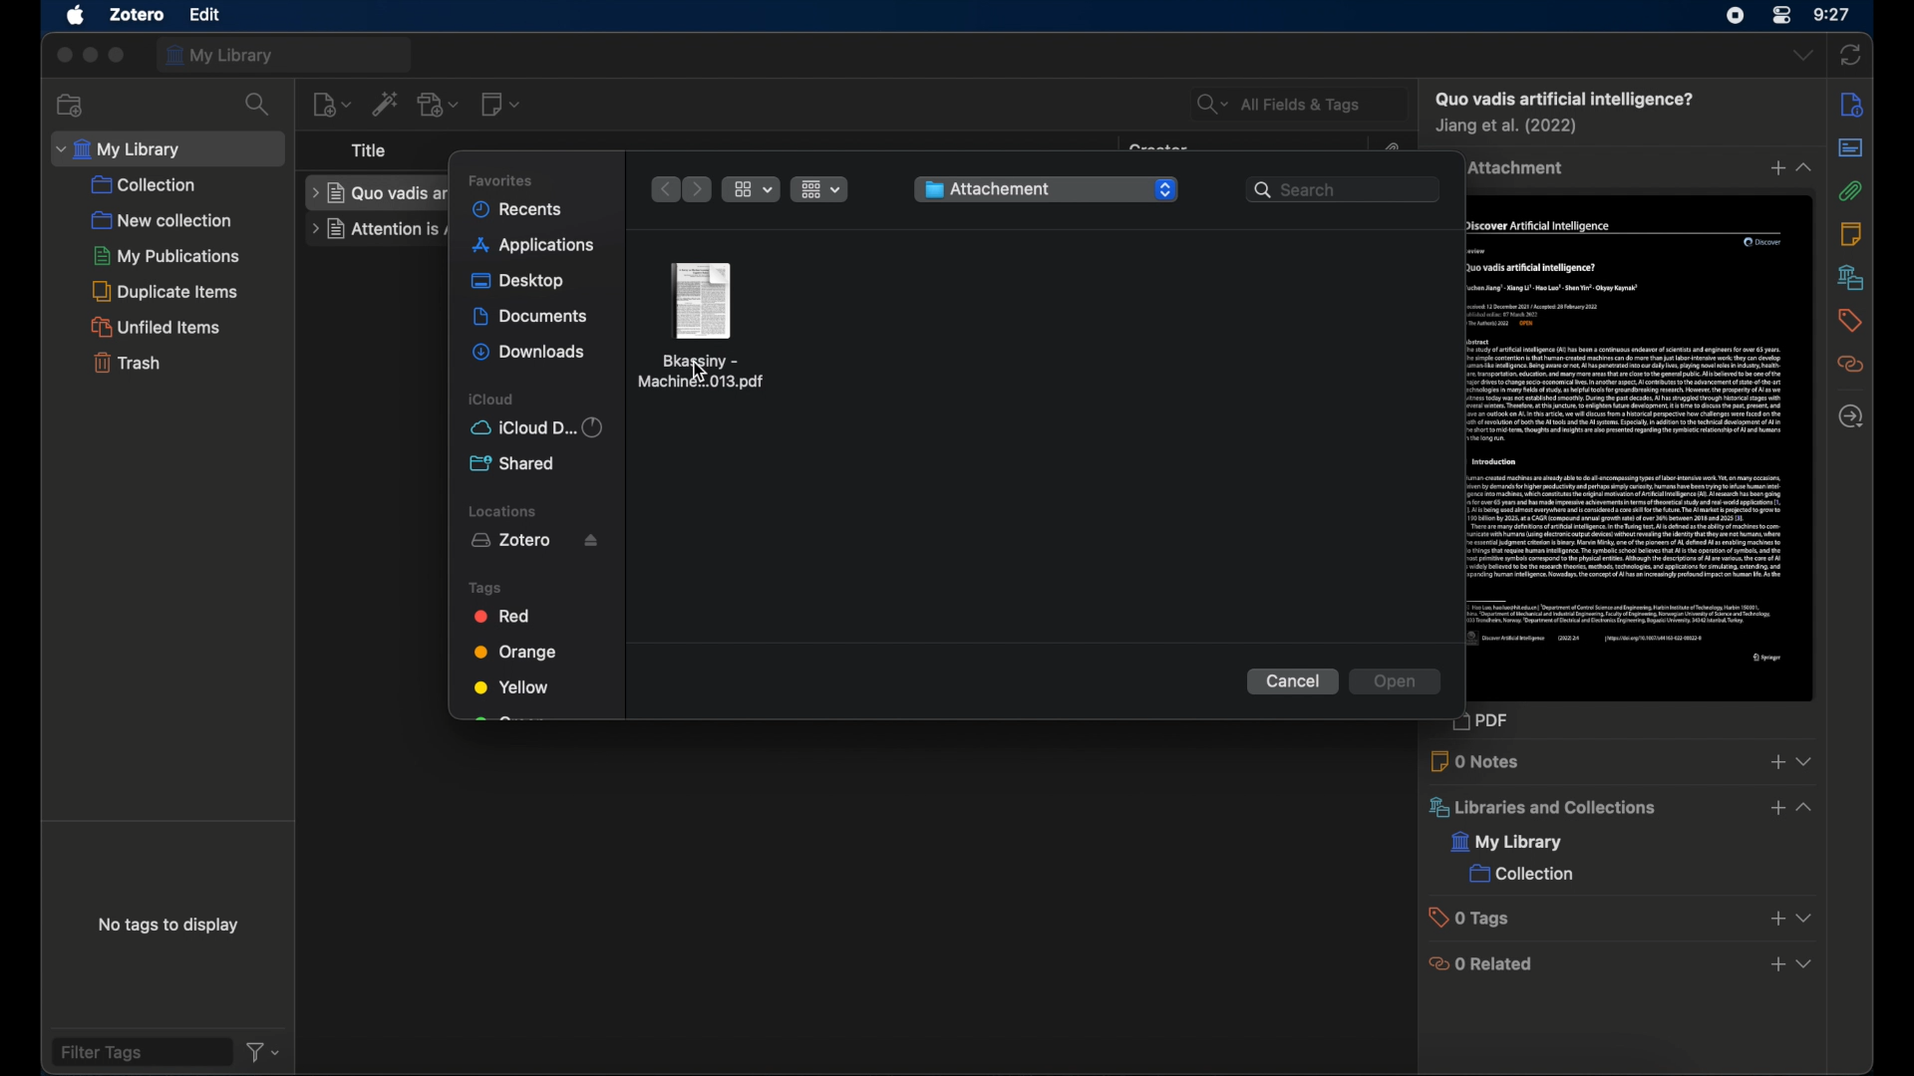 Image resolution: width=1914 pixels, height=1076 pixels. What do you see at coordinates (528, 354) in the screenshot?
I see `downloads` at bounding box center [528, 354].